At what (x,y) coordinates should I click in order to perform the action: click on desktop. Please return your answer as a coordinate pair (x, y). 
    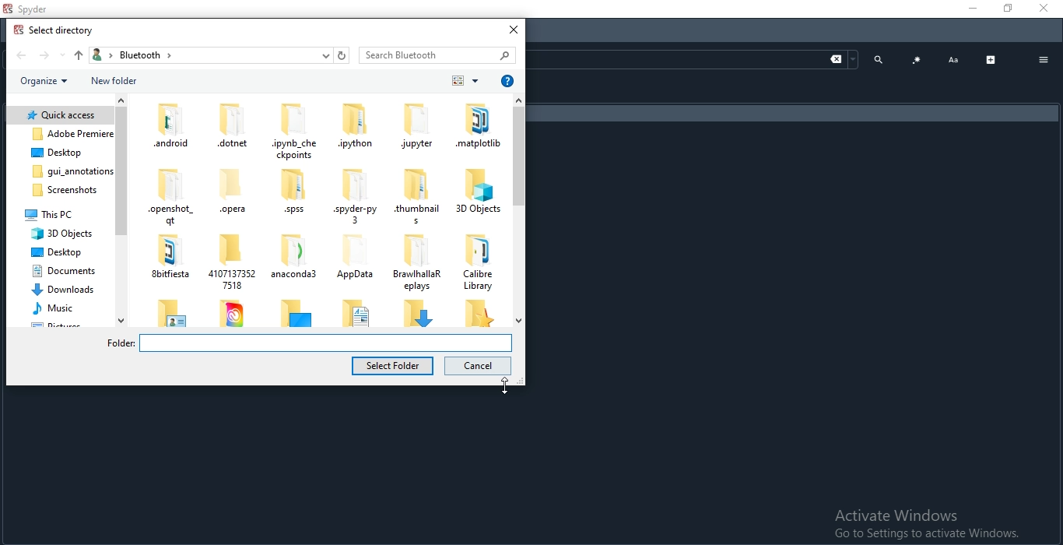
    Looking at the image, I should click on (61, 251).